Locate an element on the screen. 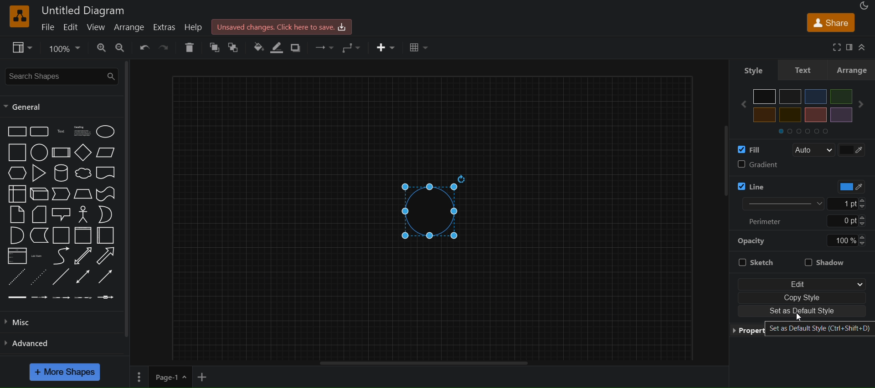 The height and width of the screenshot is (388, 875). line color is located at coordinates (772, 184).